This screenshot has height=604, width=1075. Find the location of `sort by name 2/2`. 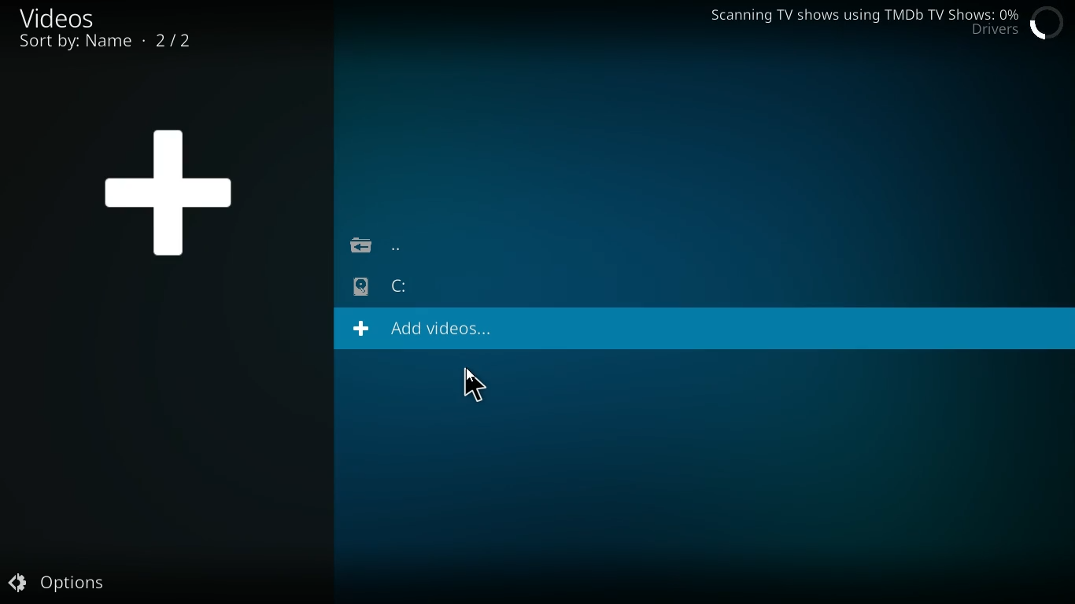

sort by name 2/2 is located at coordinates (105, 42).